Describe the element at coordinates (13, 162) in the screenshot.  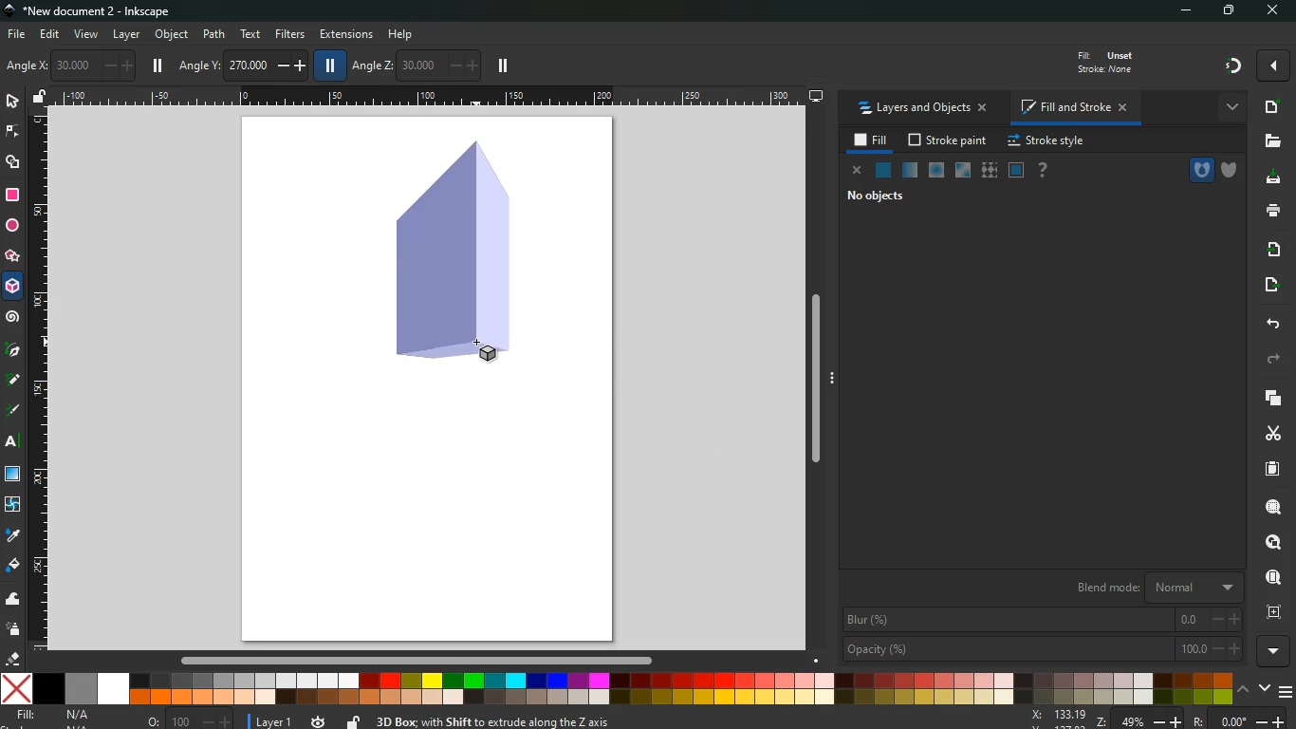
I see `shapes` at that location.